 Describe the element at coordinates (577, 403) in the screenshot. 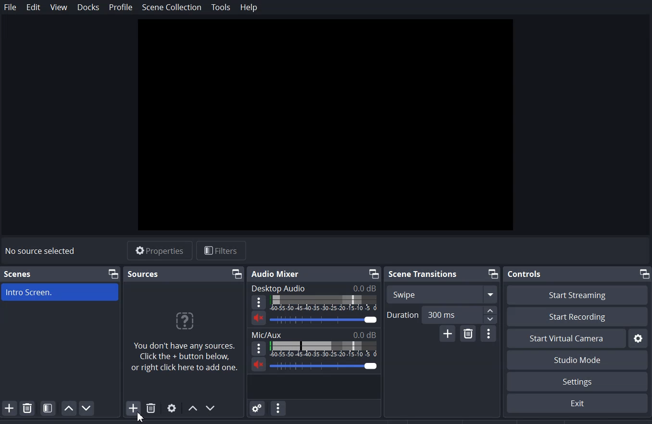

I see `Settings` at that location.